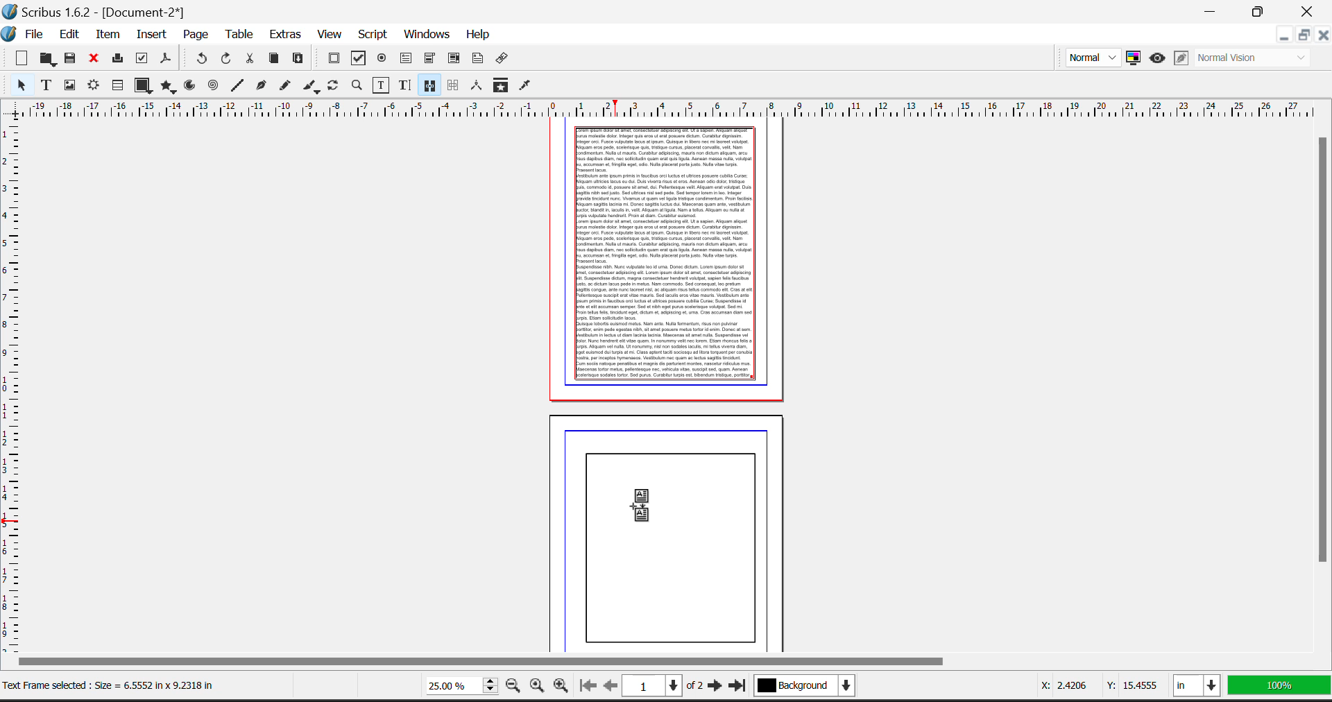 Image resolution: width=1332 pixels, height=702 pixels. What do you see at coordinates (1136, 59) in the screenshot?
I see `Toggle Color Management` at bounding box center [1136, 59].